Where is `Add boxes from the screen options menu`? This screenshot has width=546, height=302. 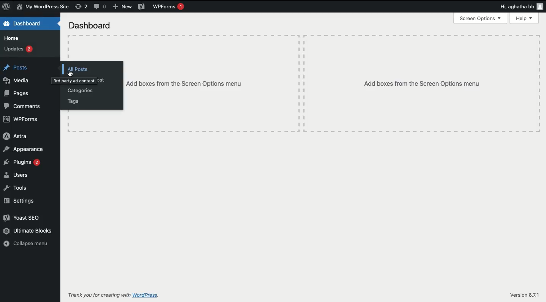
Add boxes from the screen options menu is located at coordinates (423, 83).